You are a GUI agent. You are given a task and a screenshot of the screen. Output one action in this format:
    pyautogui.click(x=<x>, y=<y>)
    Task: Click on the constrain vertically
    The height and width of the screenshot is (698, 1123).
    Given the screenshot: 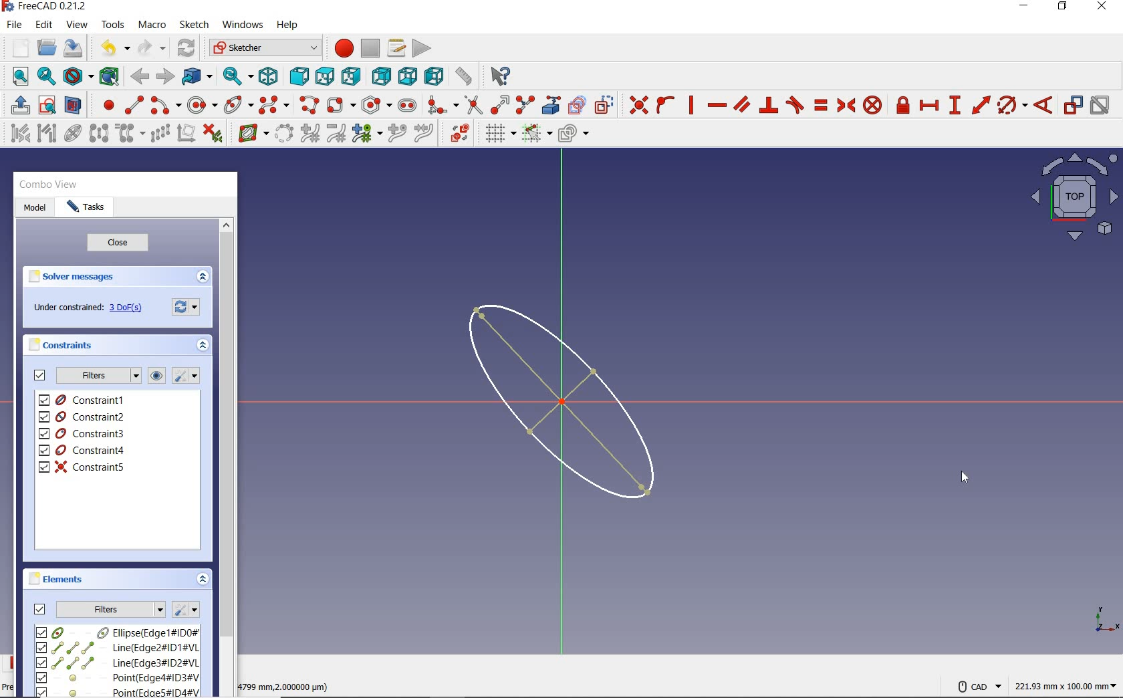 What is the action you would take?
    pyautogui.click(x=691, y=105)
    